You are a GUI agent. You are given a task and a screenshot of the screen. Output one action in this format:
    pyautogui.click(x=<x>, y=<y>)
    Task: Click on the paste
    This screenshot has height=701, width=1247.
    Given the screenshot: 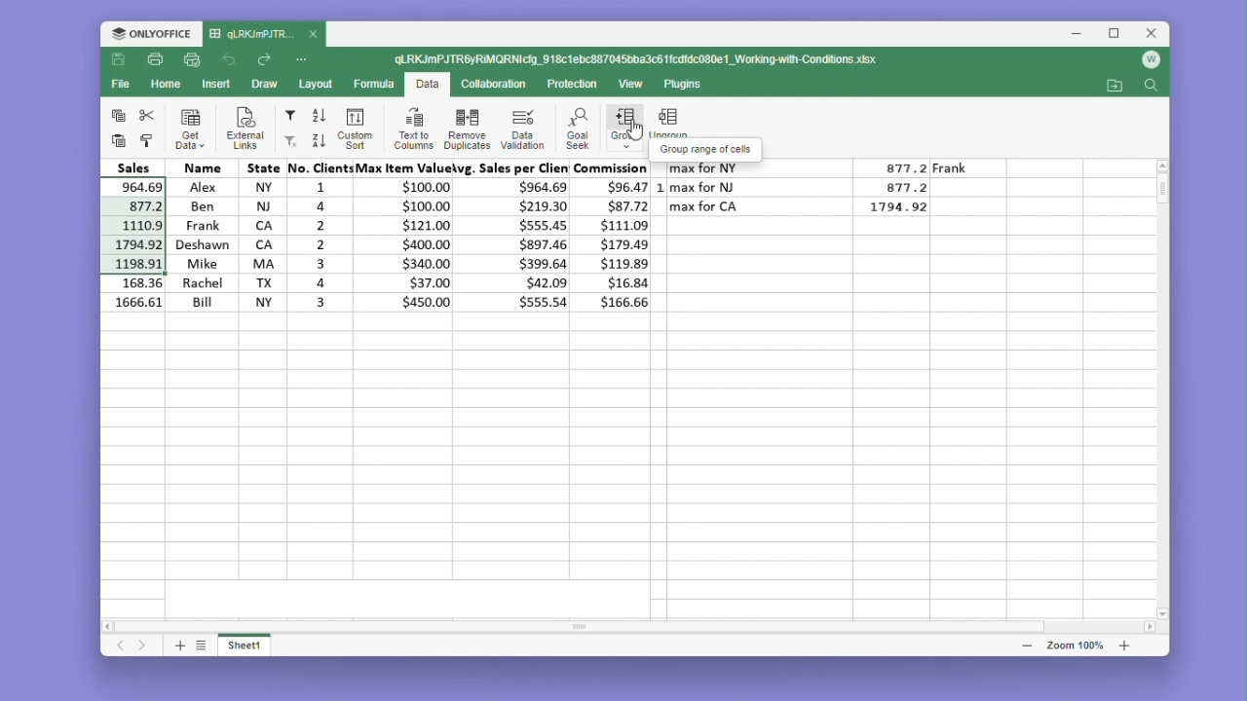 What is the action you would take?
    pyautogui.click(x=116, y=140)
    